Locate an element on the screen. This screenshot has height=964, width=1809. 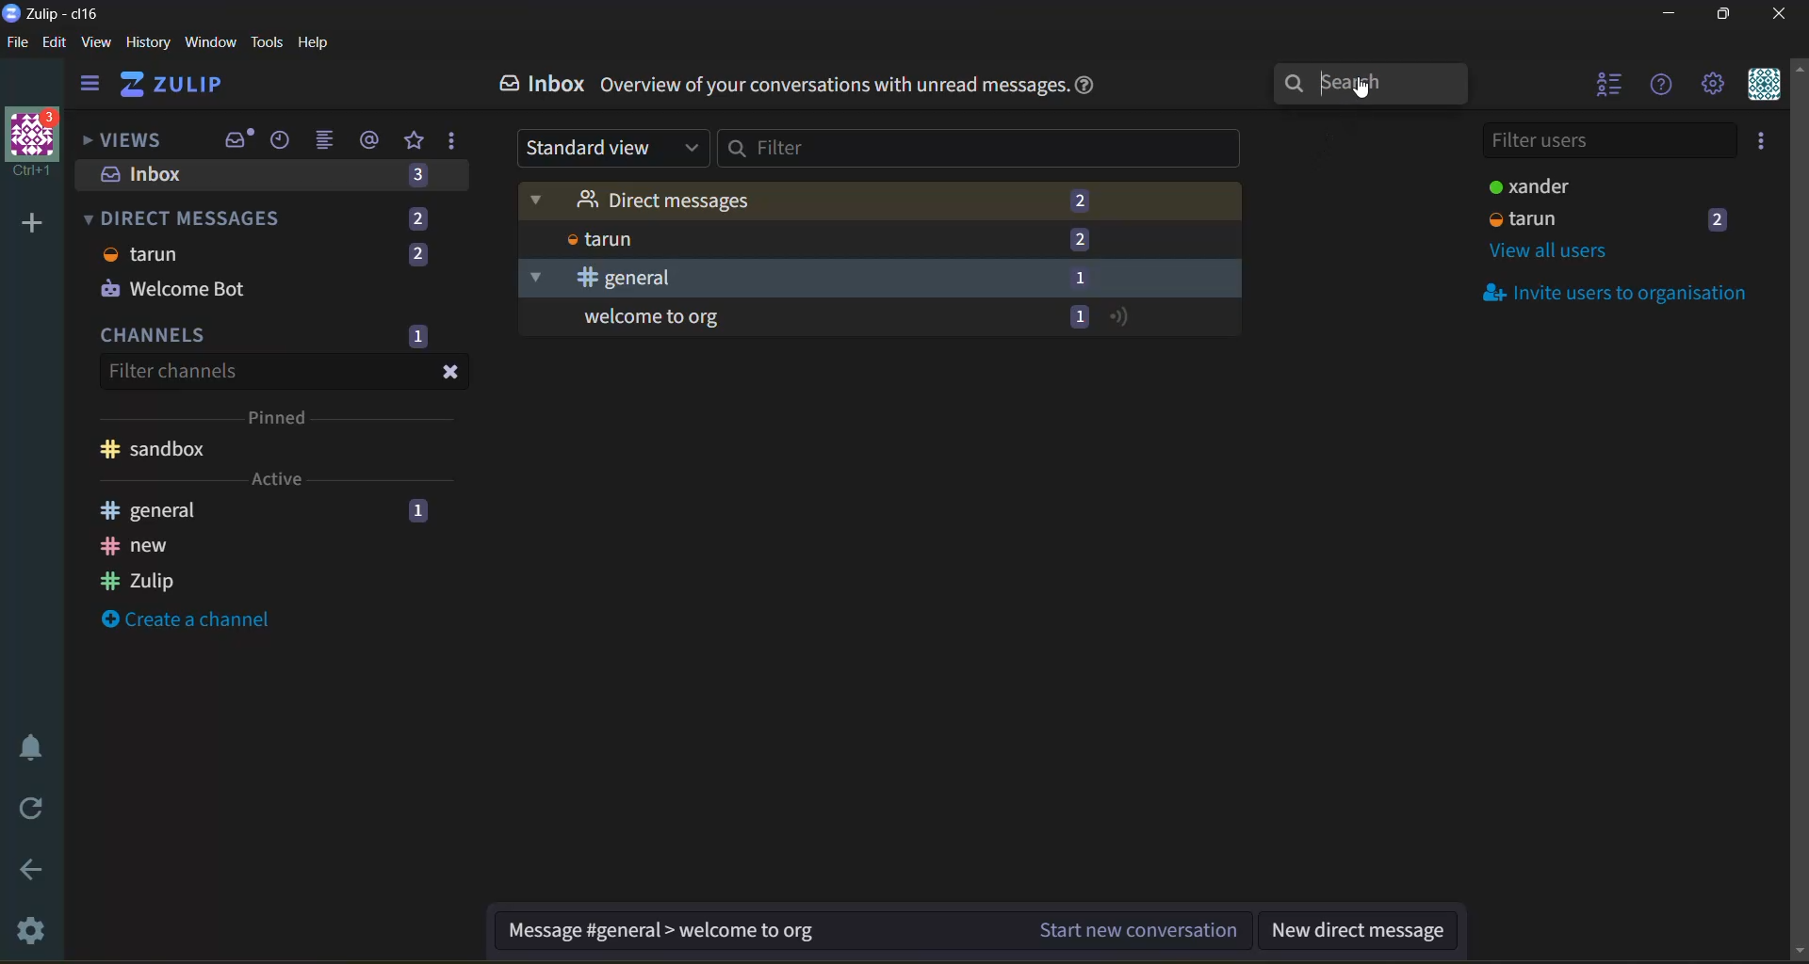
organisation  Ctrl+1 is located at coordinates (38, 145).